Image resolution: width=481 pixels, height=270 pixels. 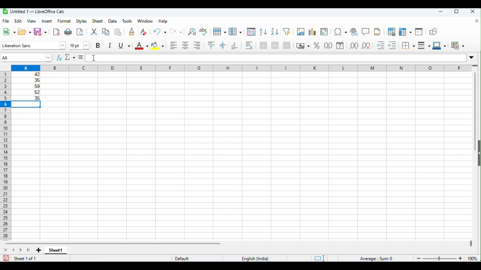 I want to click on previous sheet, so click(x=14, y=250).